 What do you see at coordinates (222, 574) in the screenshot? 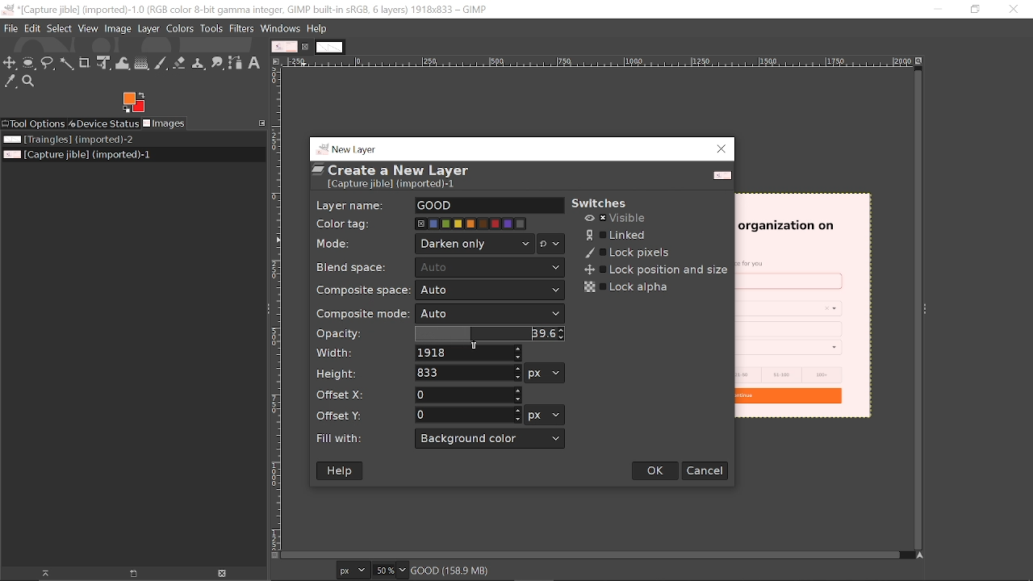
I see `Delete image` at bounding box center [222, 574].